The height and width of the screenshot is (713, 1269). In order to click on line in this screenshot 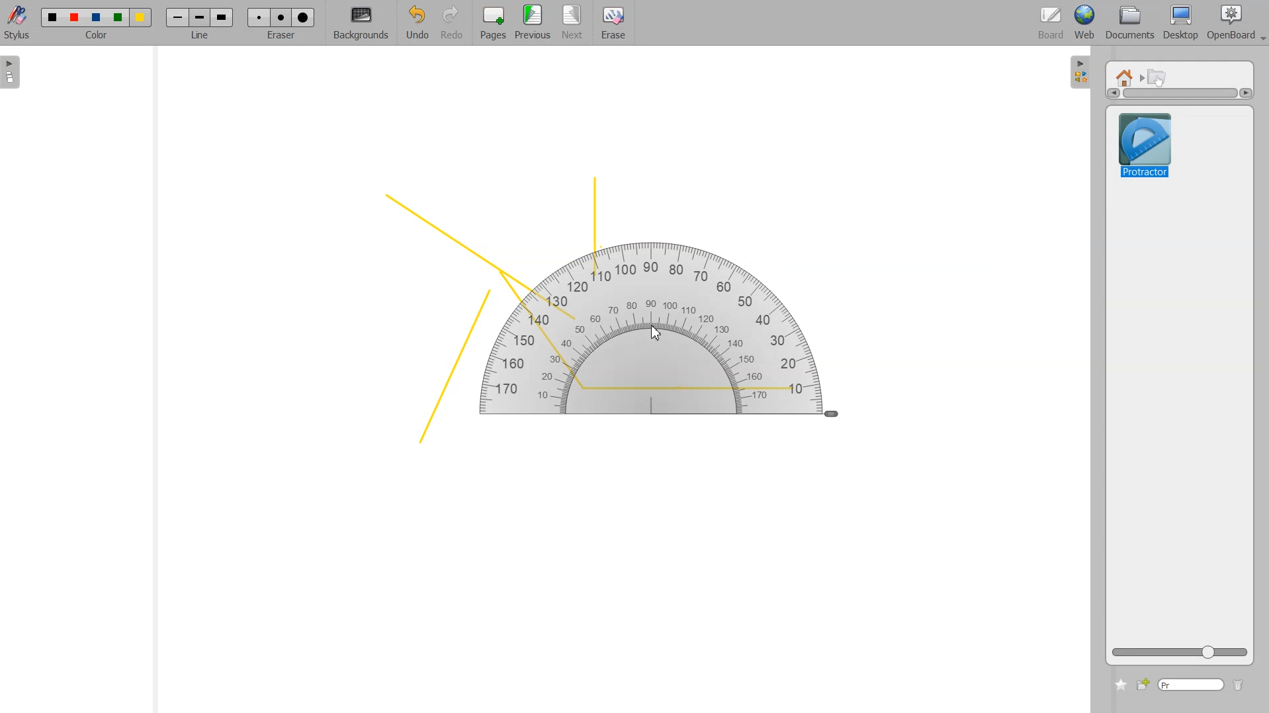, I will do `click(202, 37)`.